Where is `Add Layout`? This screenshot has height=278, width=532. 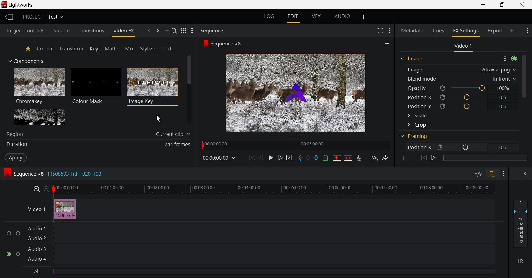
Add Layout is located at coordinates (363, 16).